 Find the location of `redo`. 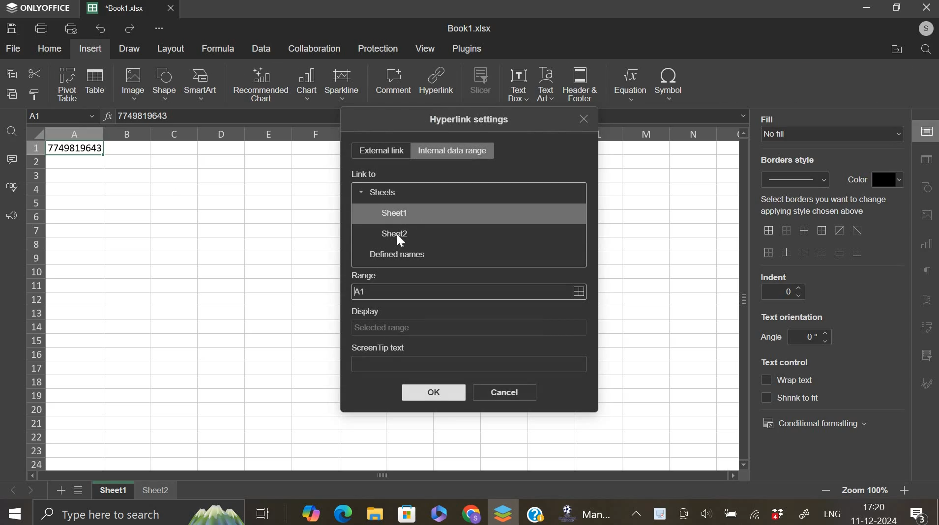

redo is located at coordinates (130, 29).